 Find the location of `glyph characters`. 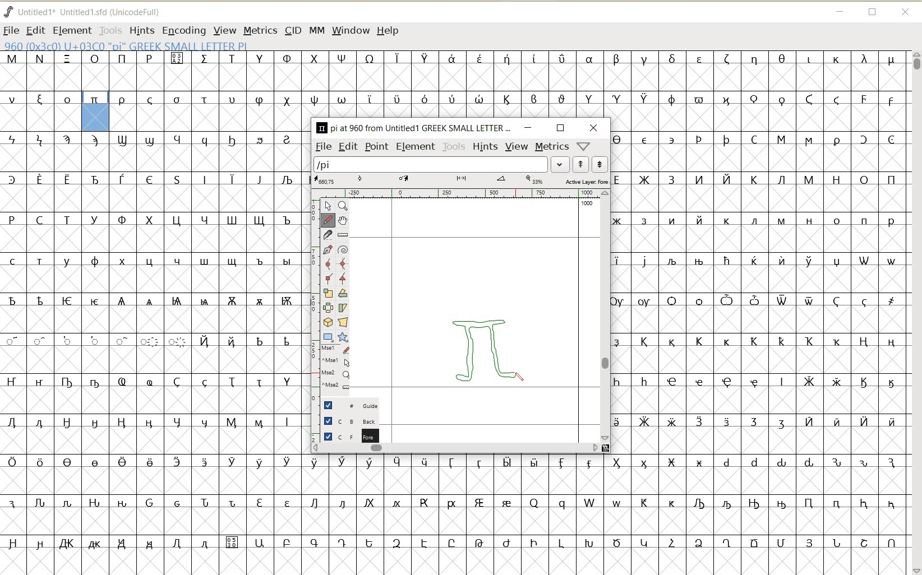

glyph characters is located at coordinates (606, 83).